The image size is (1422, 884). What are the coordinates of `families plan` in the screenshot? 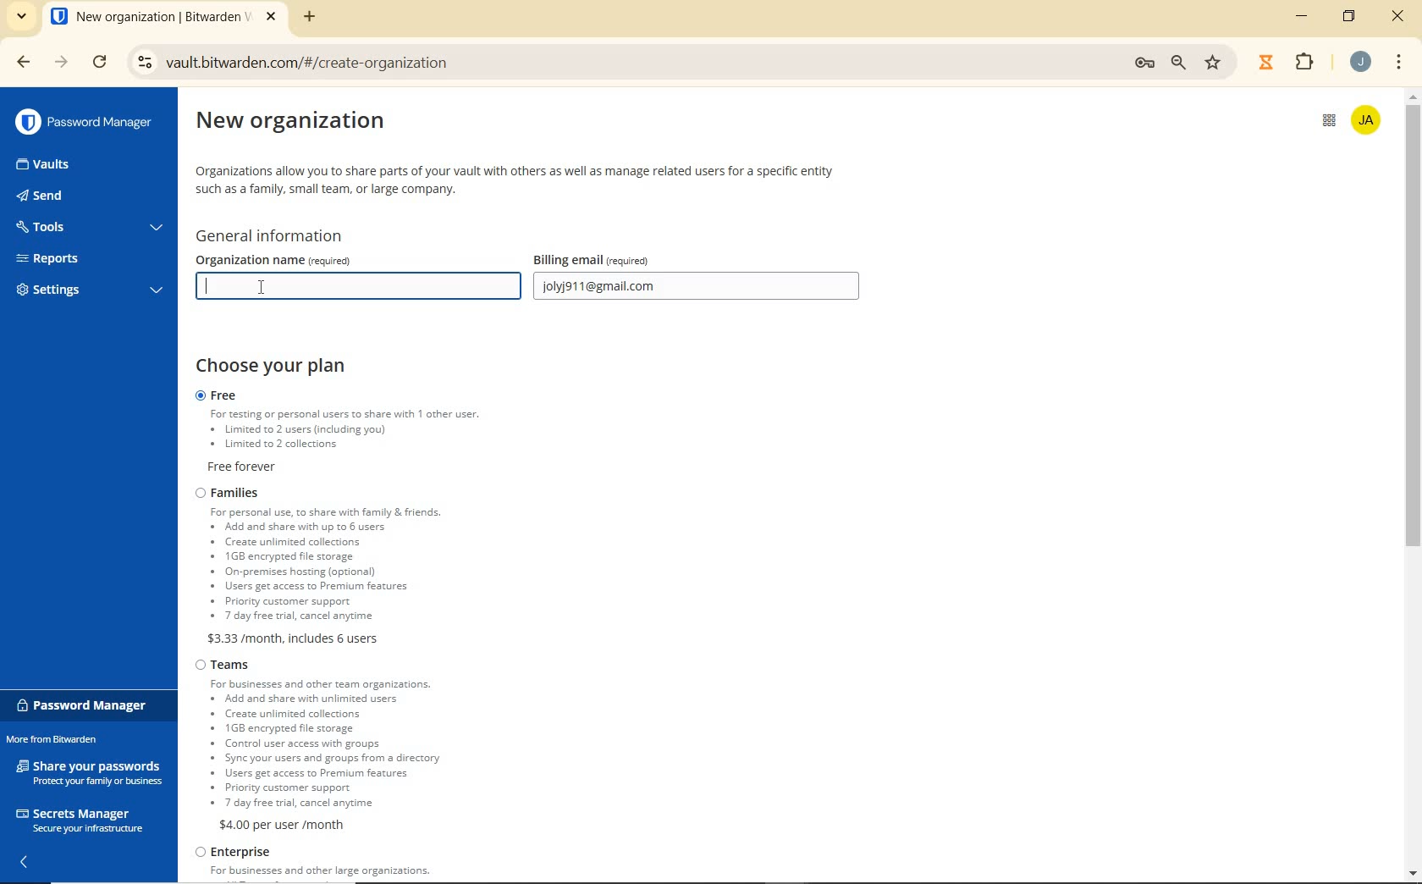 It's located at (369, 565).